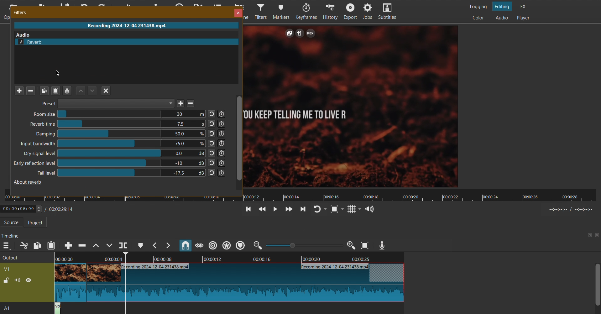 The image size is (601, 314). What do you see at coordinates (132, 133) in the screenshot?
I see `Damping` at bounding box center [132, 133].